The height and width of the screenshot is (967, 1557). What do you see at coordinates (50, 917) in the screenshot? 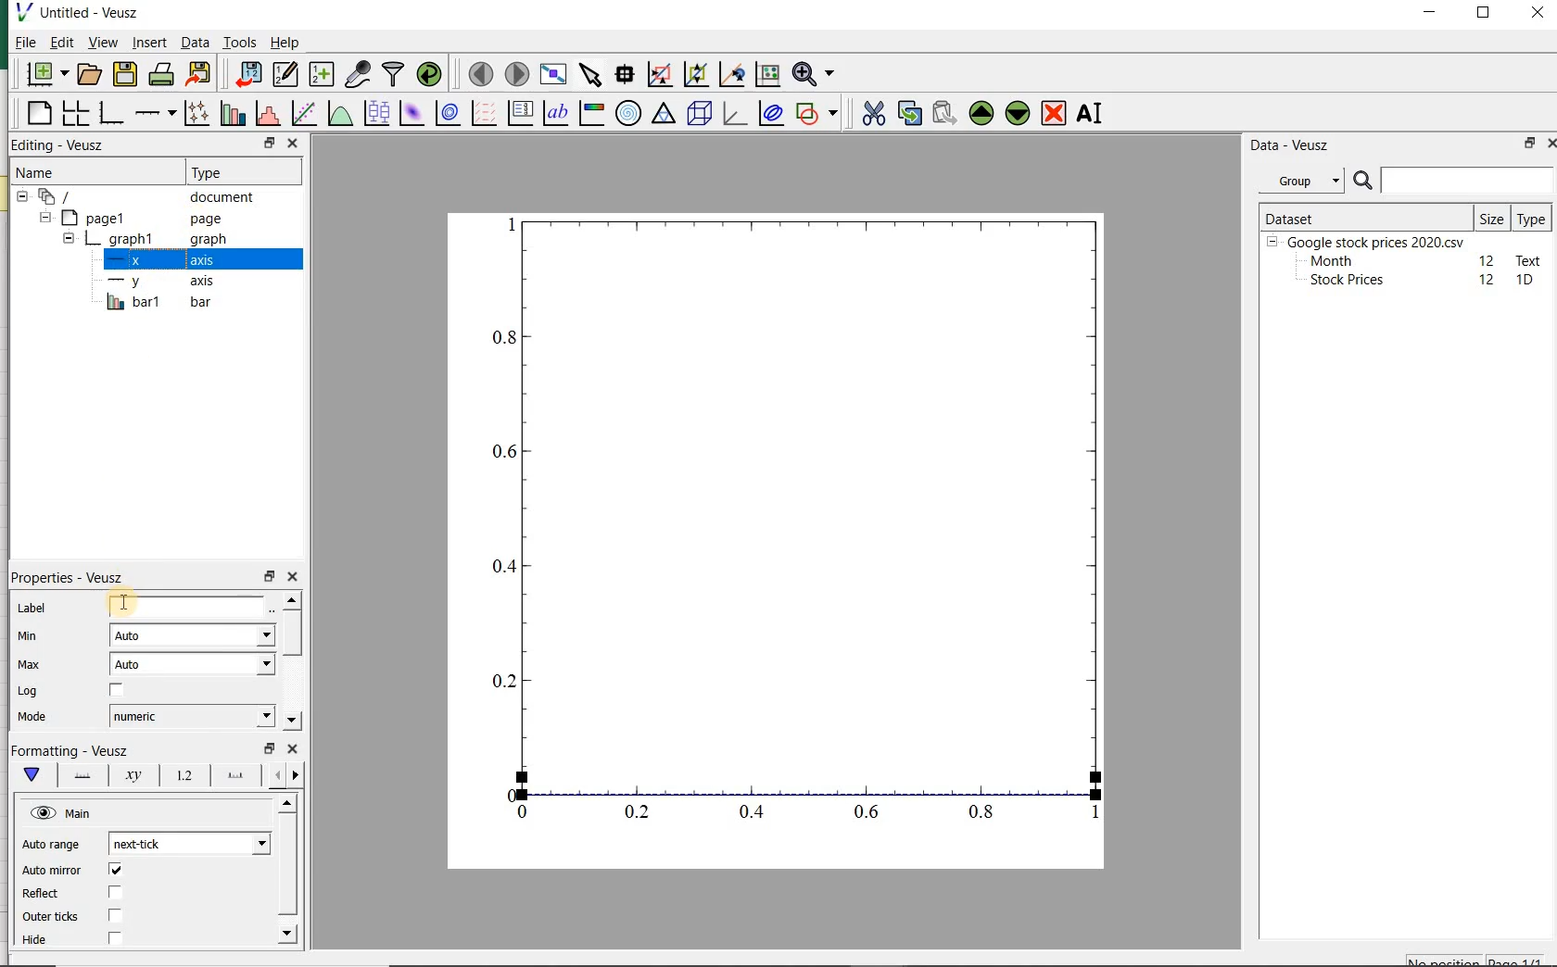
I see `Outer ticks` at bounding box center [50, 917].